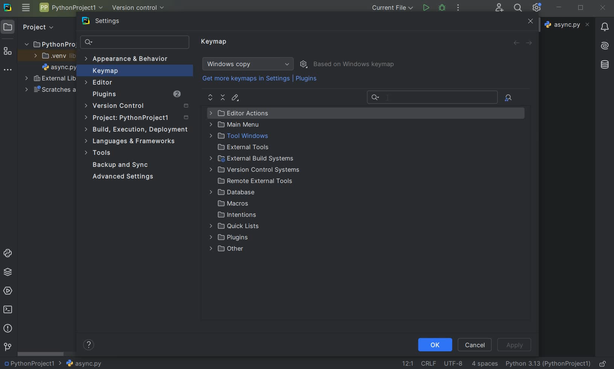 The image size is (614, 369). What do you see at coordinates (215, 42) in the screenshot?
I see `keymap` at bounding box center [215, 42].